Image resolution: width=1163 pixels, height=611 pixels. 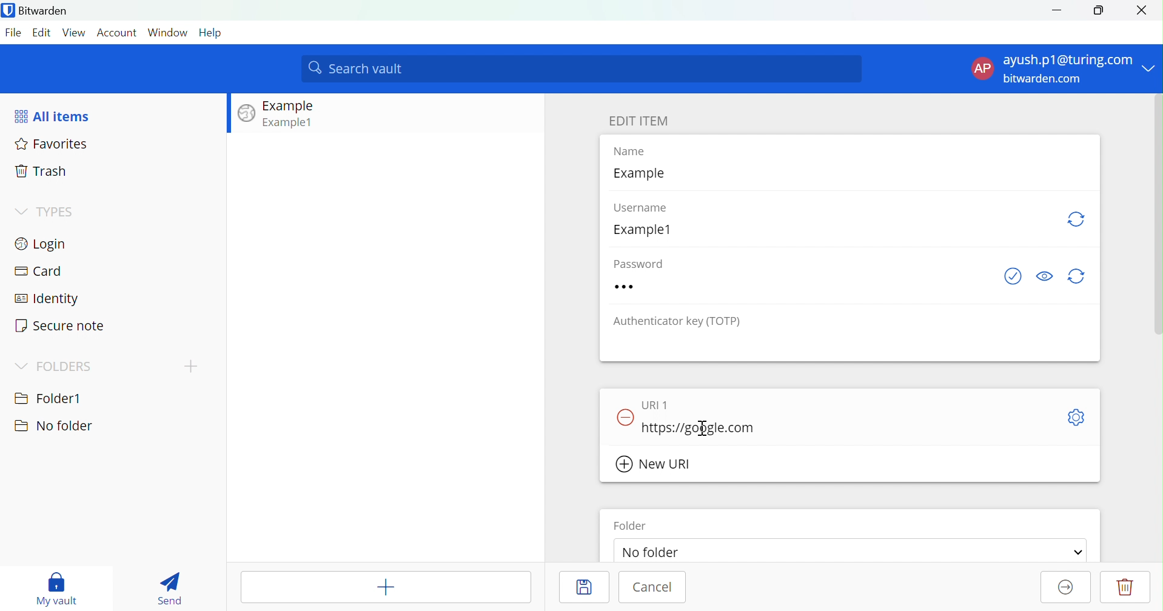 What do you see at coordinates (118, 33) in the screenshot?
I see `Account` at bounding box center [118, 33].